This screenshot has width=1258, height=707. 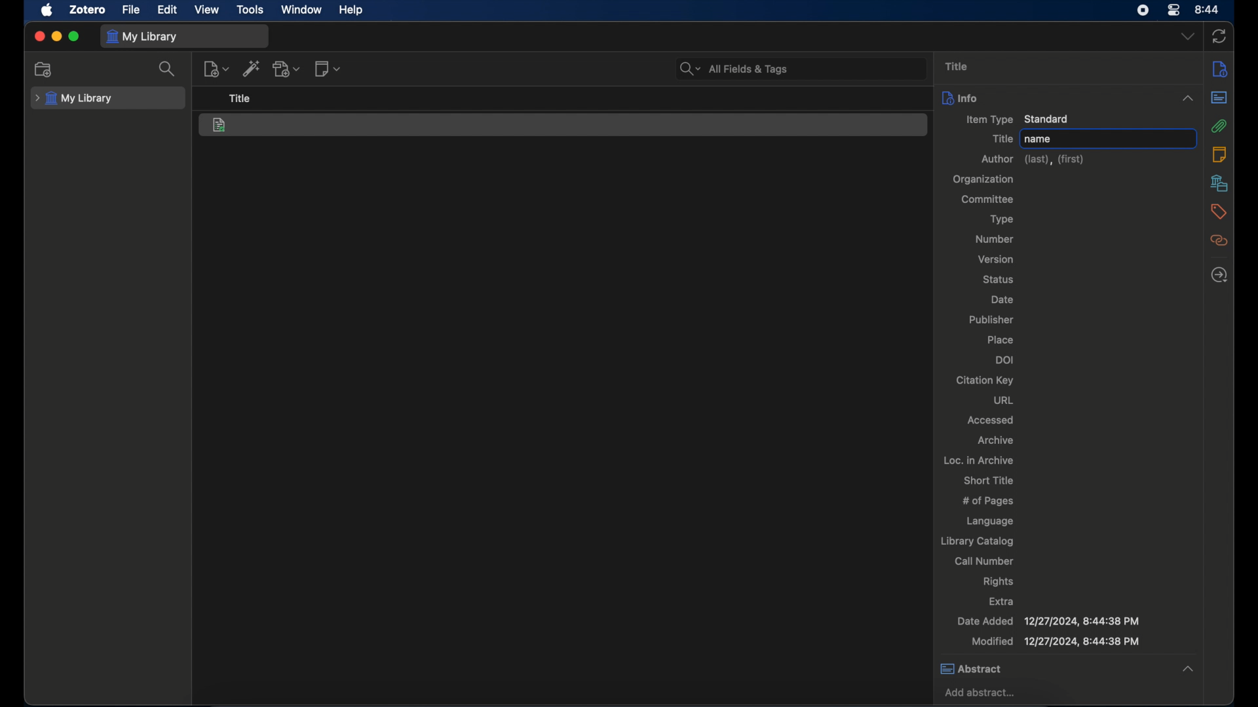 What do you see at coordinates (353, 10) in the screenshot?
I see `help` at bounding box center [353, 10].